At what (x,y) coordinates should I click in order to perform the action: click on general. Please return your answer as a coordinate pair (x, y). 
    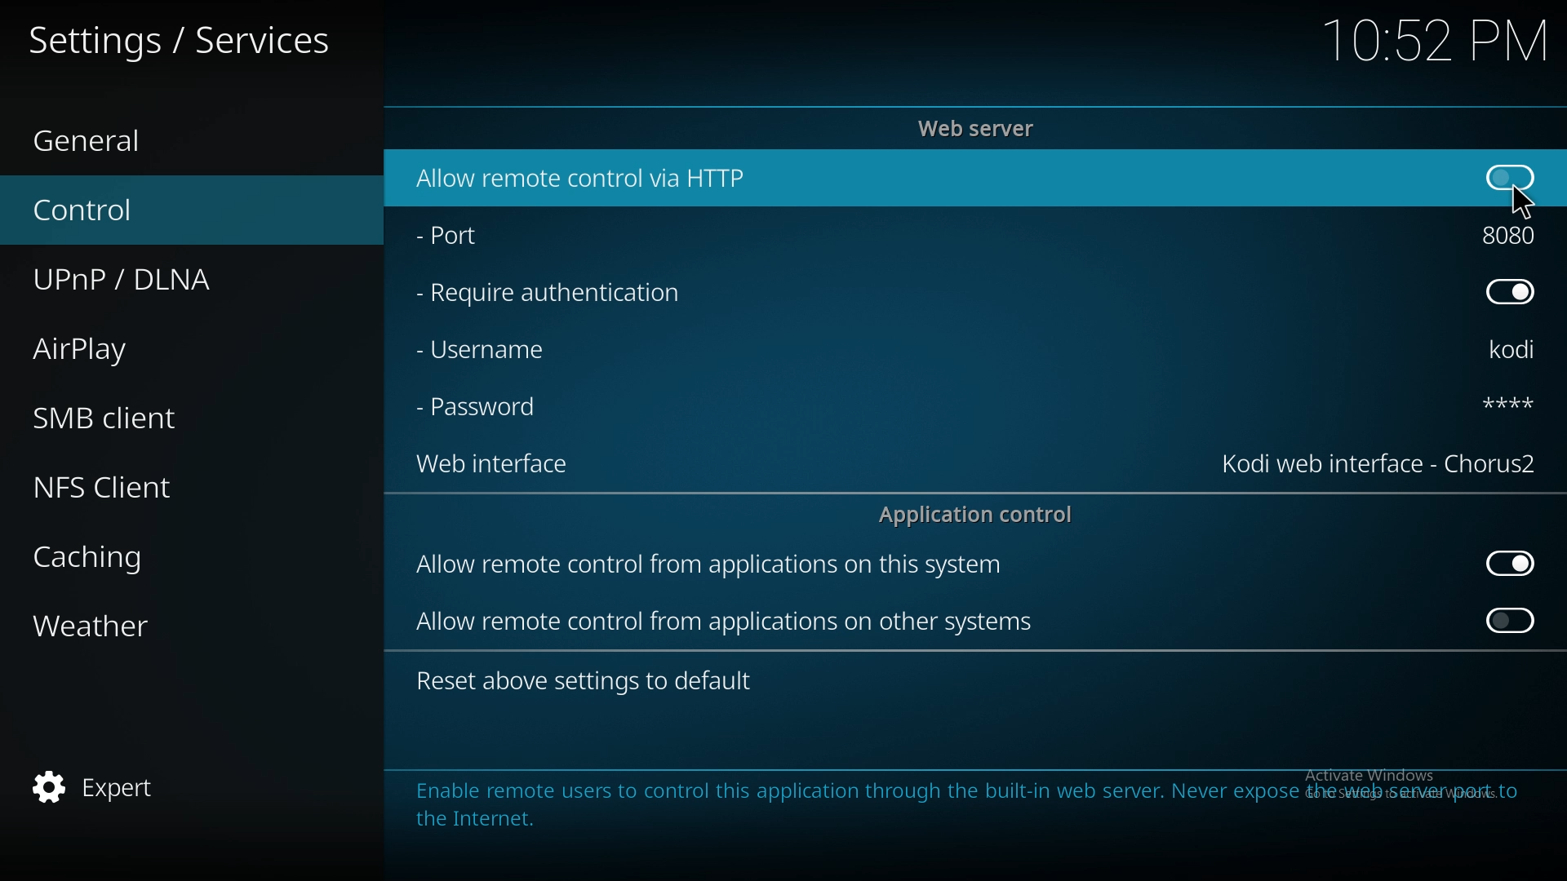
    Looking at the image, I should click on (172, 142).